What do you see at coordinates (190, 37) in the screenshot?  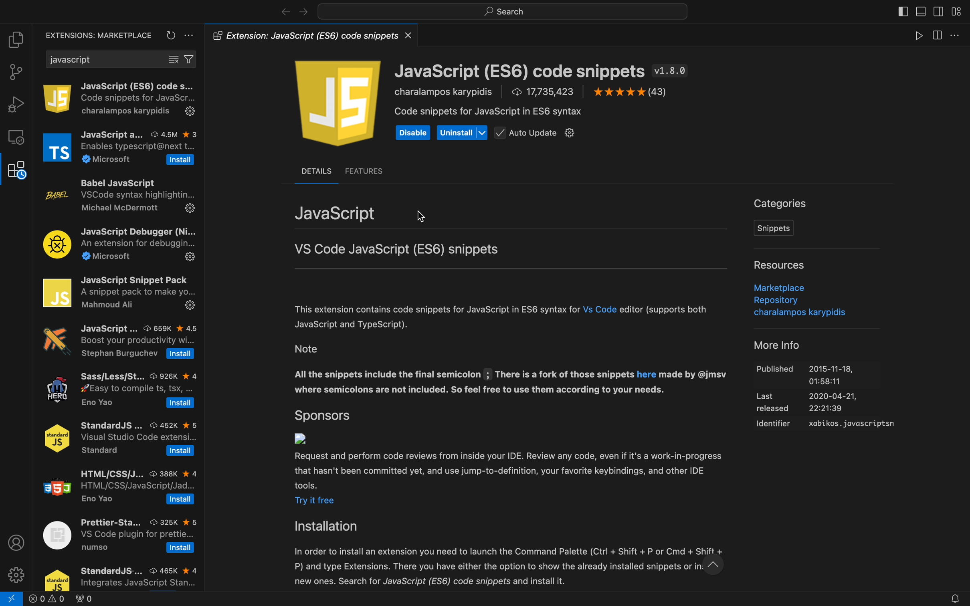 I see `settings` at bounding box center [190, 37].